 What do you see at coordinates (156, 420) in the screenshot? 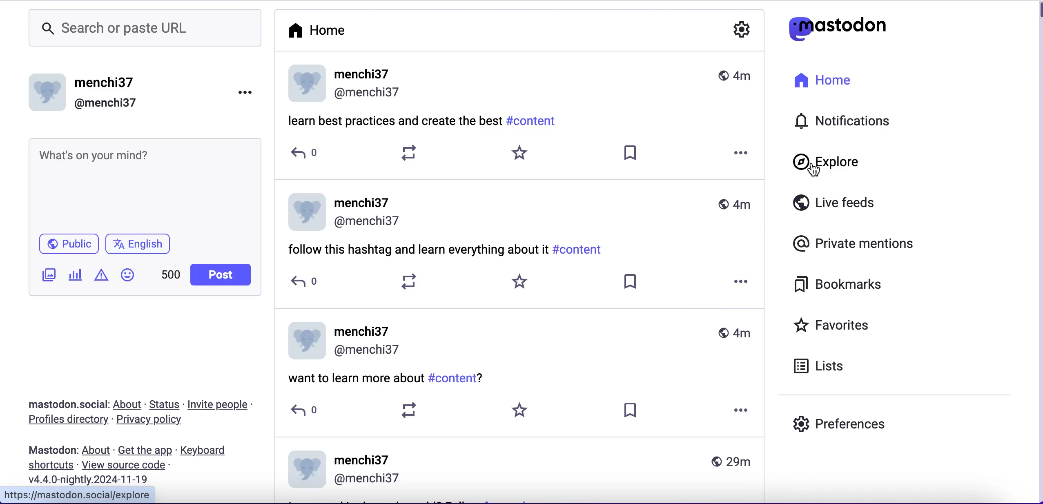
I see `privacy policy` at bounding box center [156, 420].